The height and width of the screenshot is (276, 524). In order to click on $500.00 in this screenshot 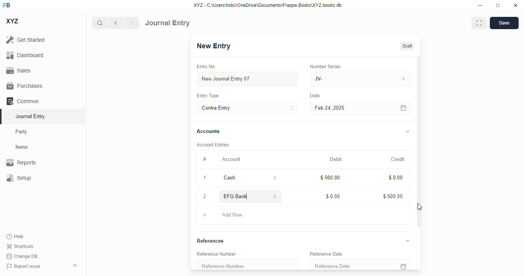, I will do `click(393, 196)`.